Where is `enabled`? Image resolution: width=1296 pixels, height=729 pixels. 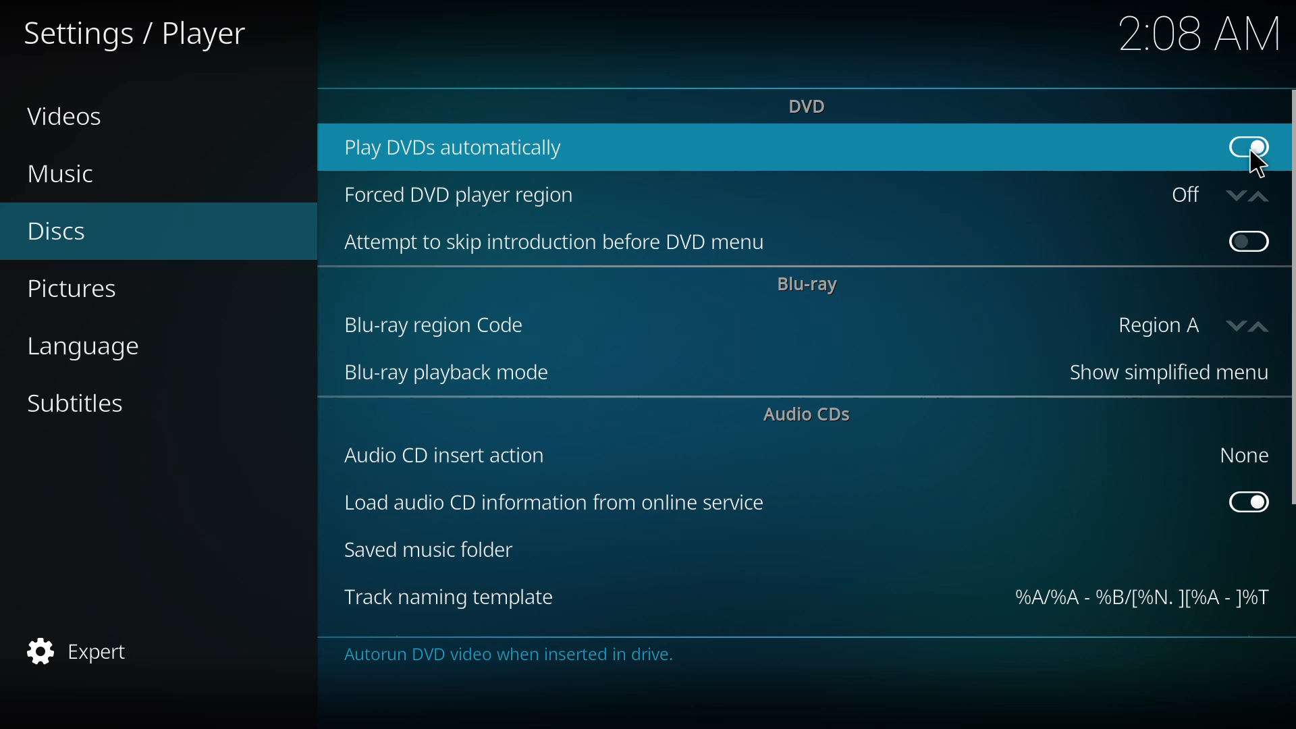 enabled is located at coordinates (1249, 500).